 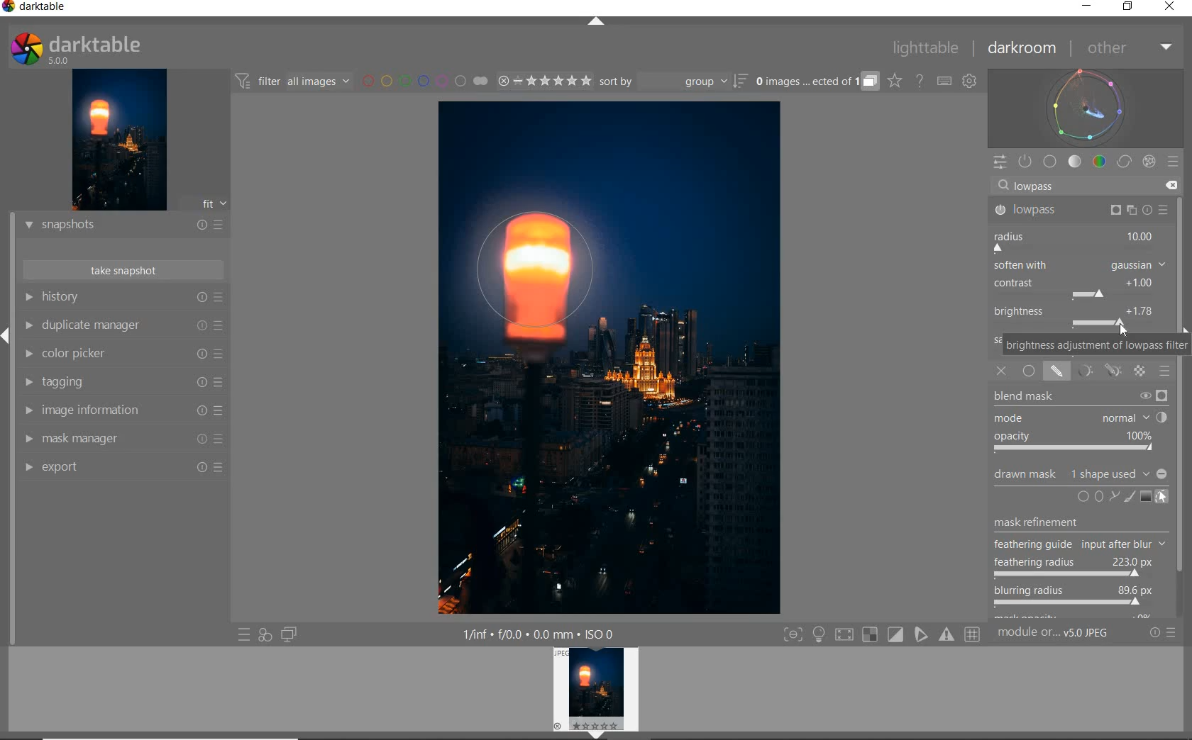 I want to click on TOGGLE MODES, so click(x=882, y=634).